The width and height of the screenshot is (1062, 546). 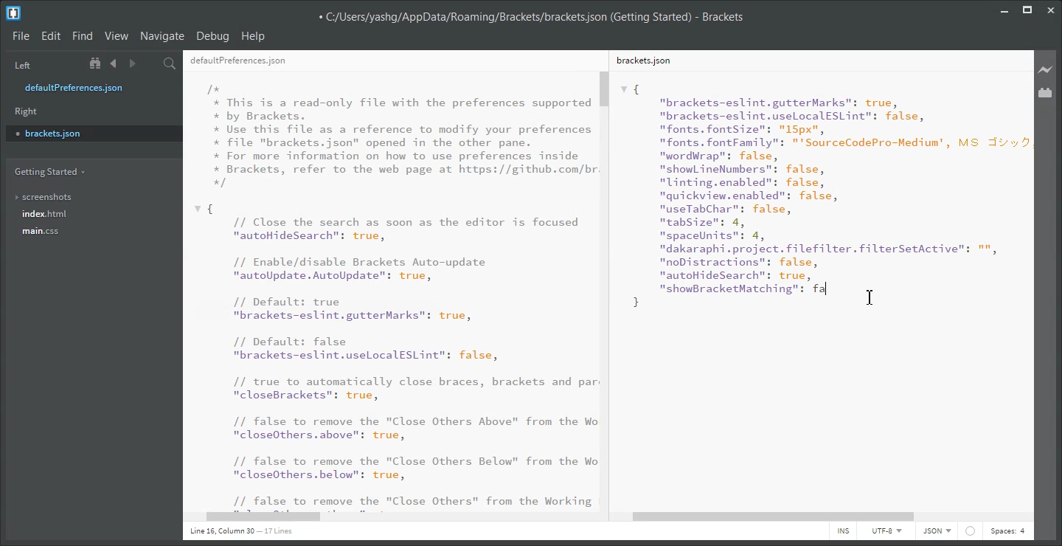 I want to click on Left, so click(x=21, y=64).